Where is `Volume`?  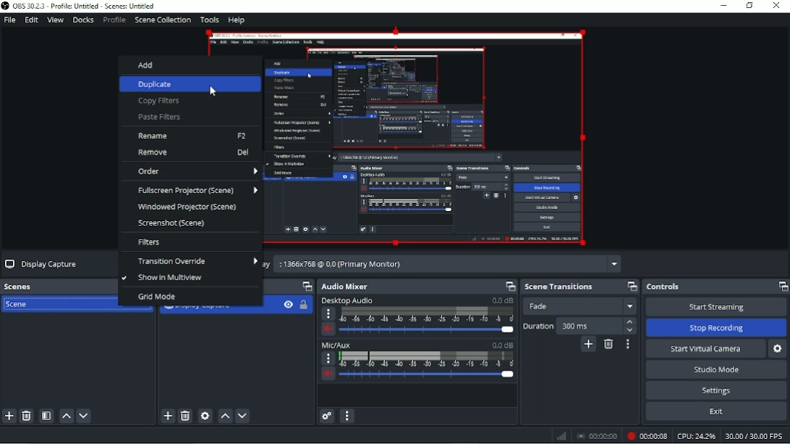
Volume is located at coordinates (328, 375).